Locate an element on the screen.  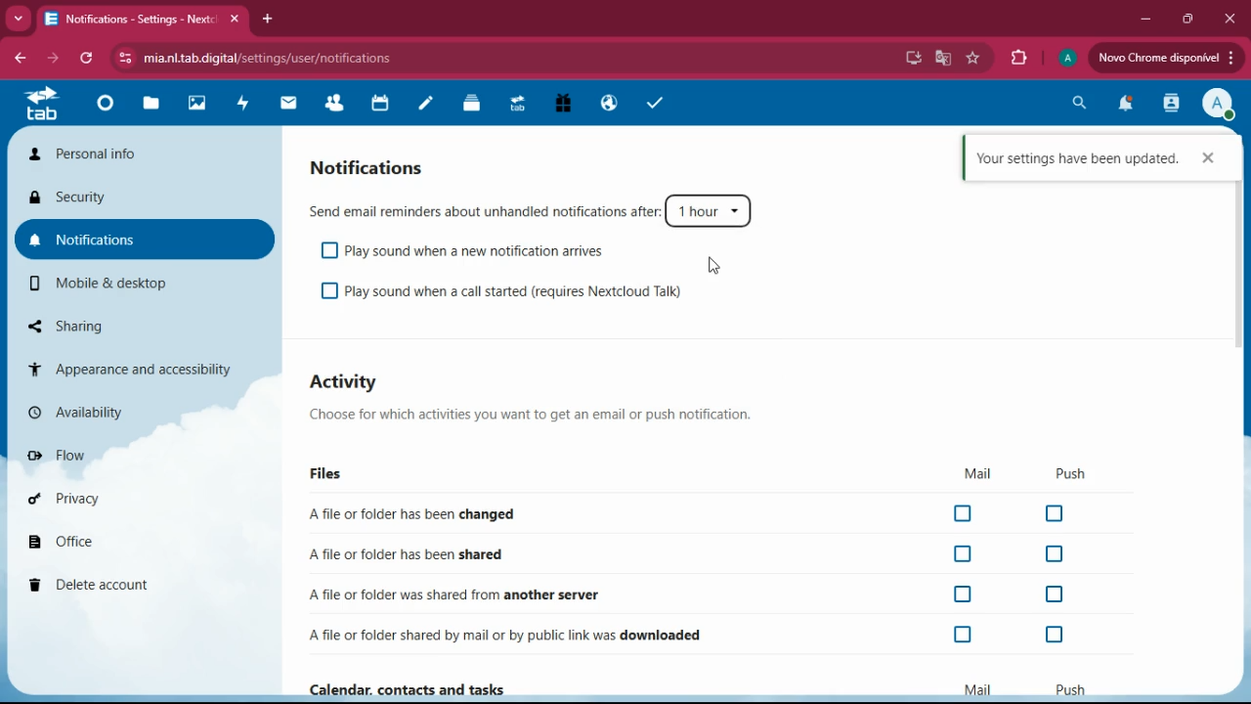
profile is located at coordinates (1067, 61).